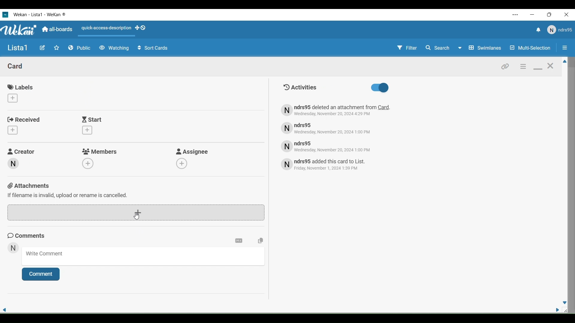 Image resolution: width=575 pixels, height=323 pixels. I want to click on Filter, so click(407, 49).